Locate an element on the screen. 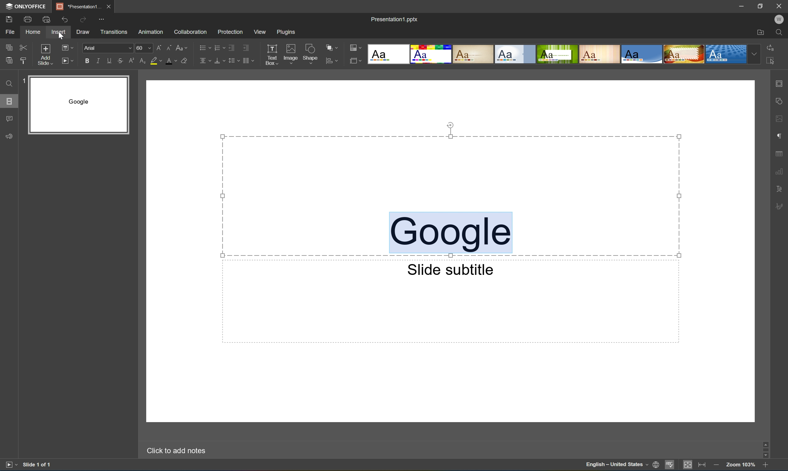 The height and width of the screenshot is (471, 788). Classic is located at coordinates (473, 54).